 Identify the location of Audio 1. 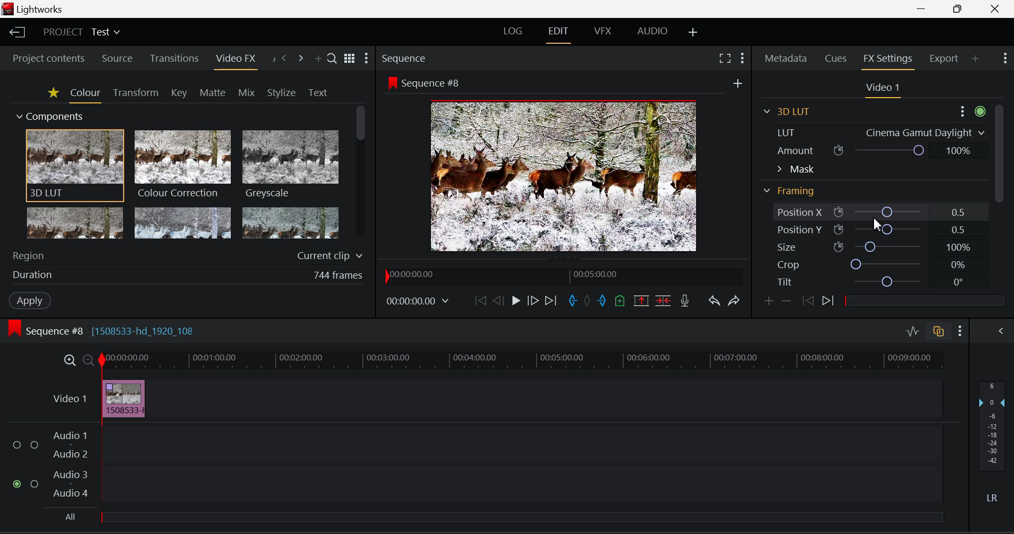
(72, 435).